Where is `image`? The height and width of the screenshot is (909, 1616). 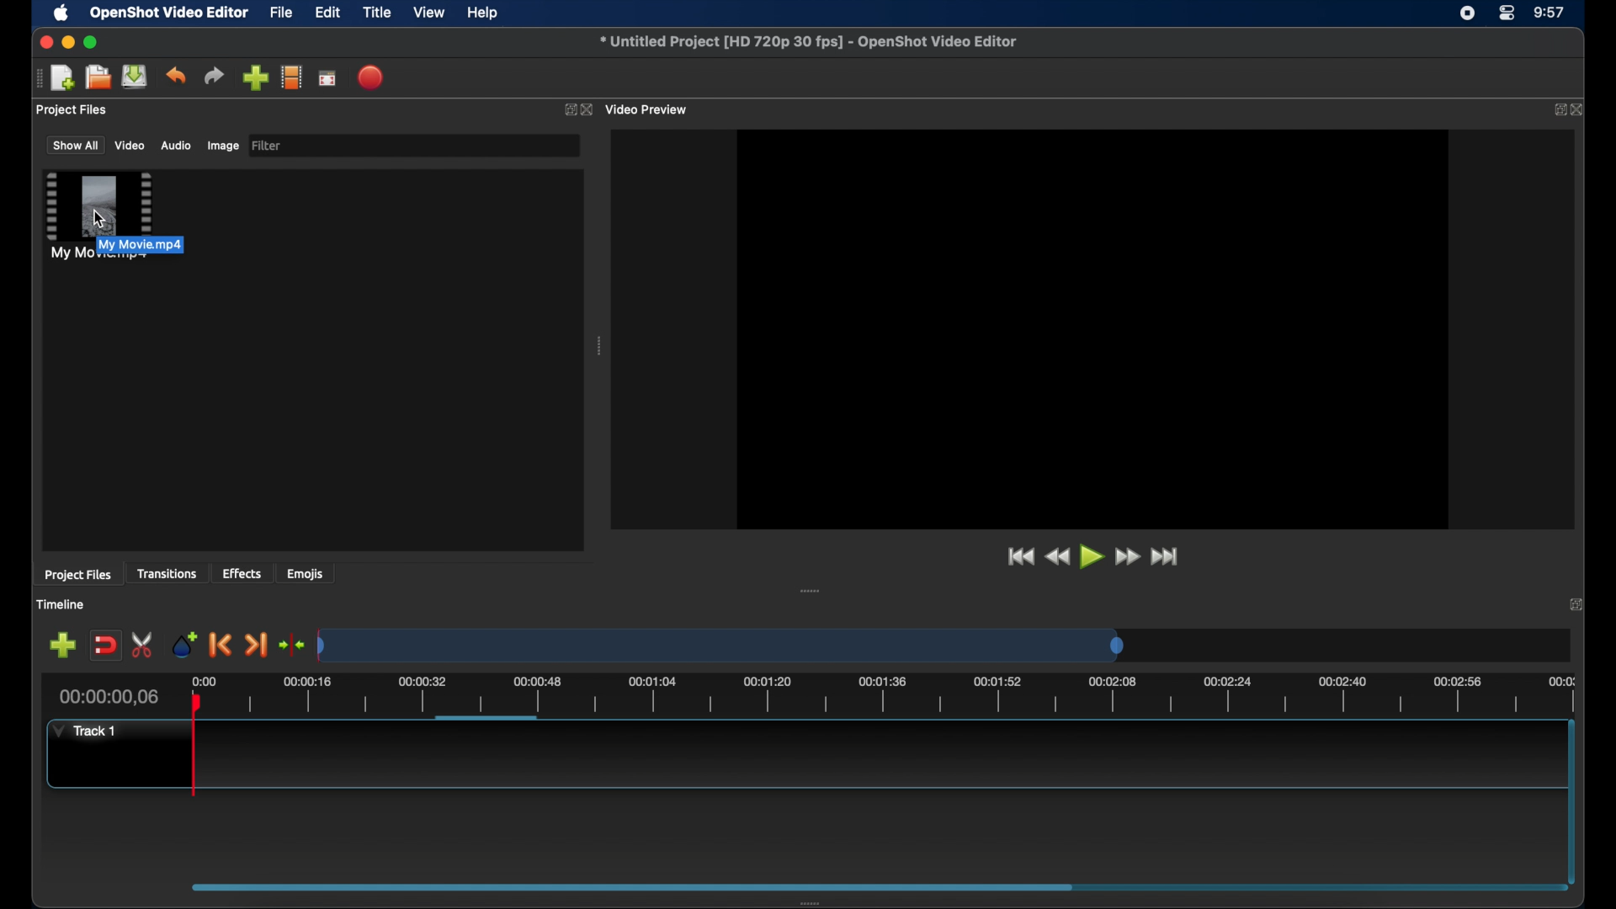
image is located at coordinates (222, 147).